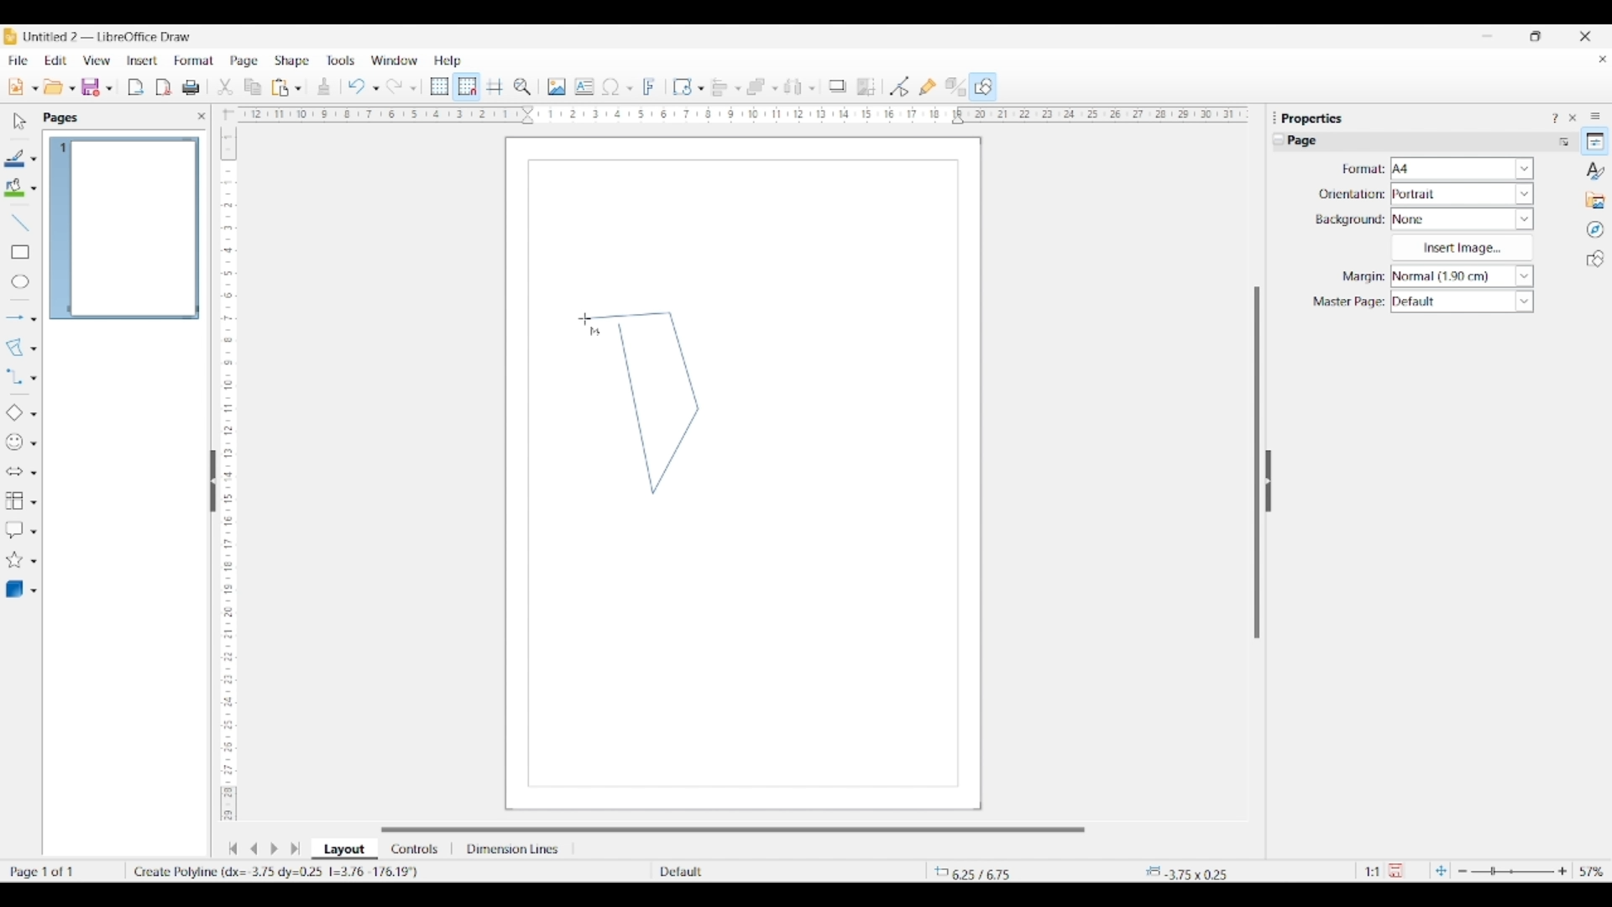 This screenshot has width=1612, height=907. What do you see at coordinates (13, 472) in the screenshot?
I see `Selected block arrow` at bounding box center [13, 472].